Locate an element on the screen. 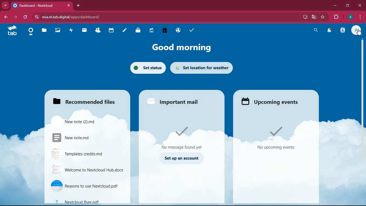 Image resolution: width=366 pixels, height=206 pixels. file is located at coordinates (83, 185).